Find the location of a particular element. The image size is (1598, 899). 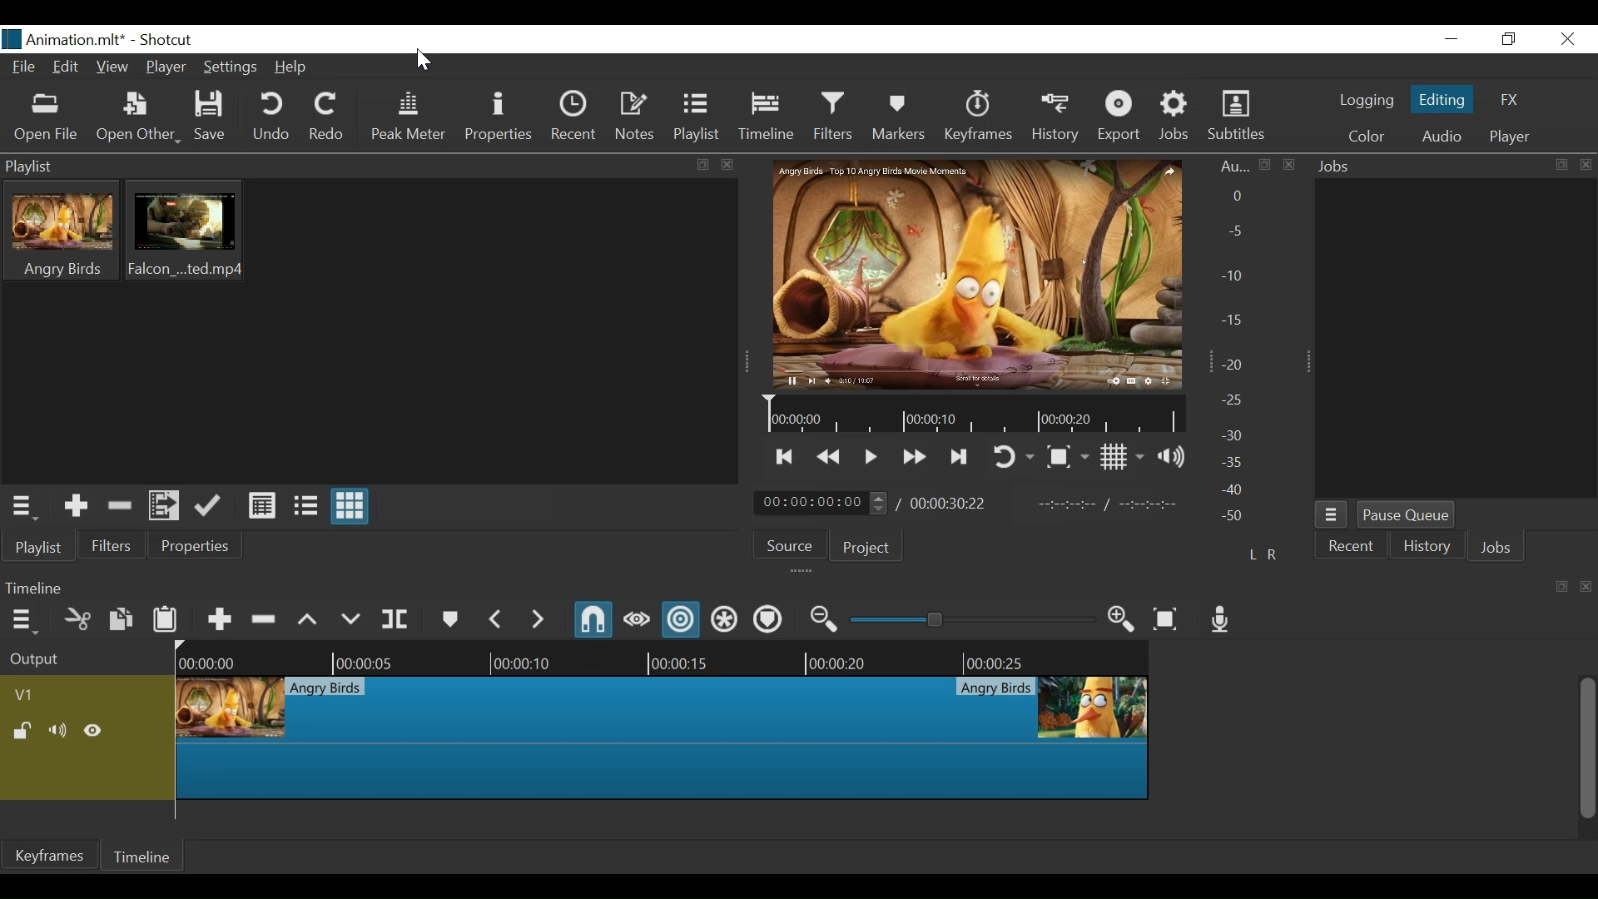

Jobs is located at coordinates (1174, 118).